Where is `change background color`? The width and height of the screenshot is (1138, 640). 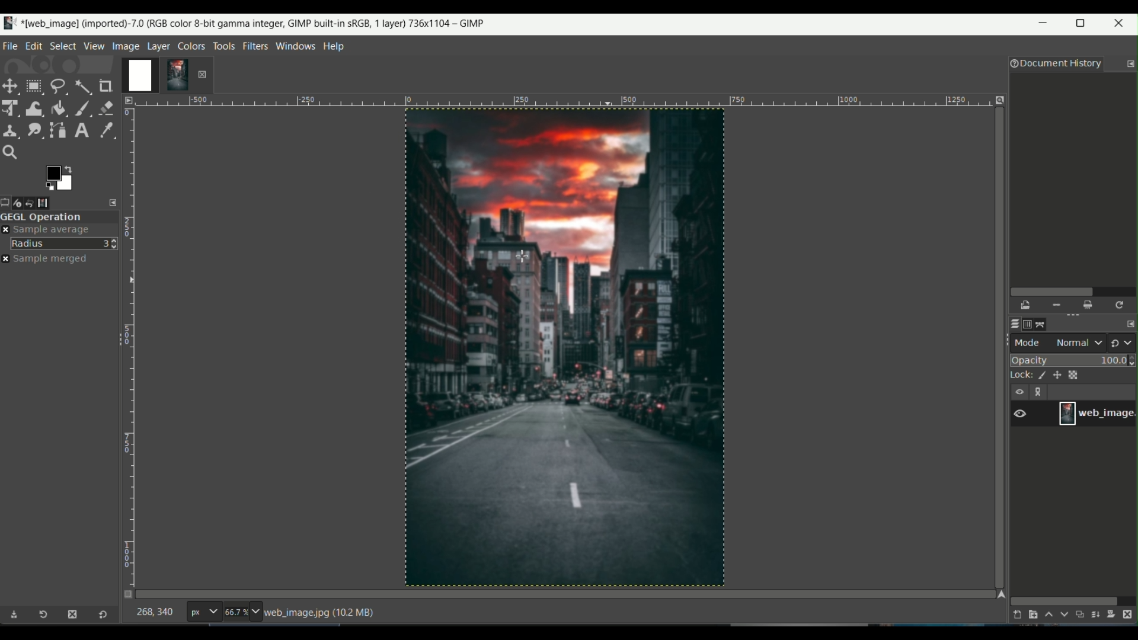
change background color is located at coordinates (59, 177).